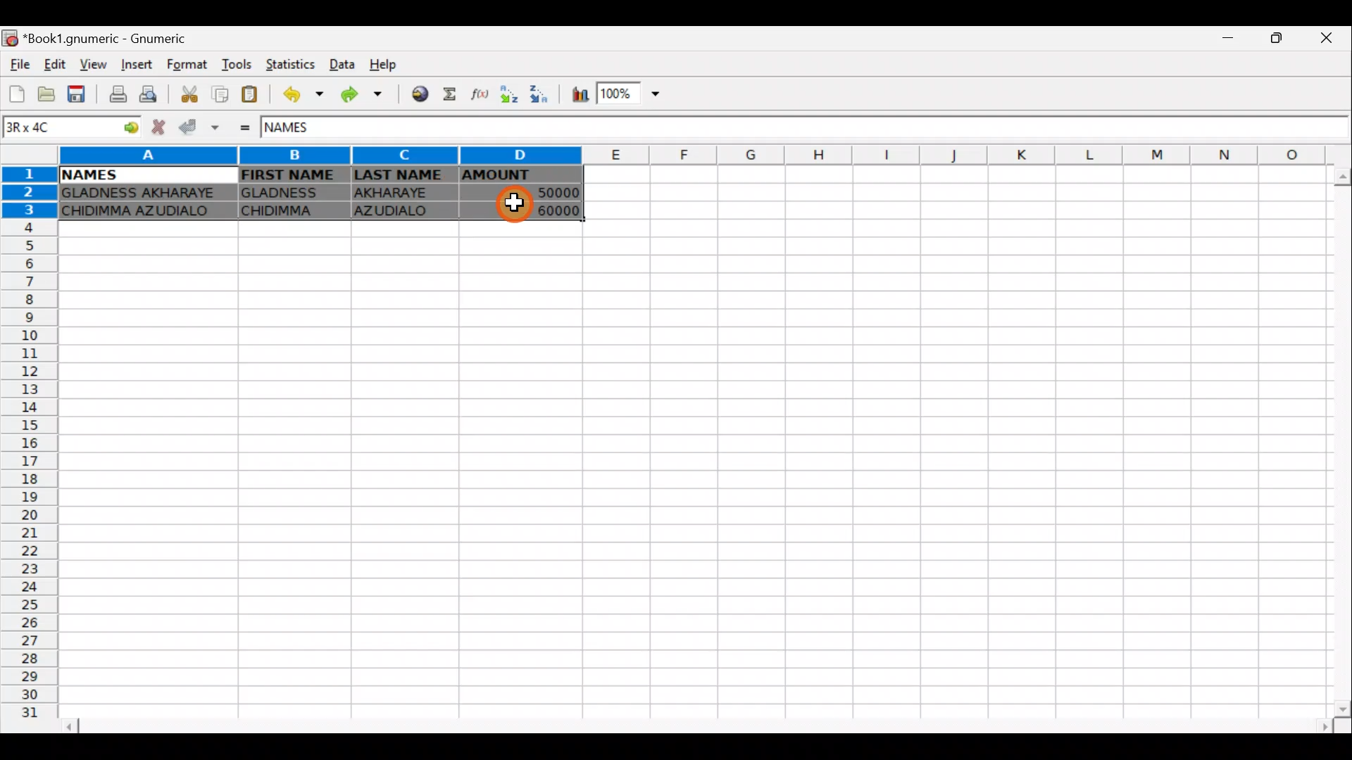 The image size is (1352, 760). What do you see at coordinates (1280, 39) in the screenshot?
I see `Maximize` at bounding box center [1280, 39].